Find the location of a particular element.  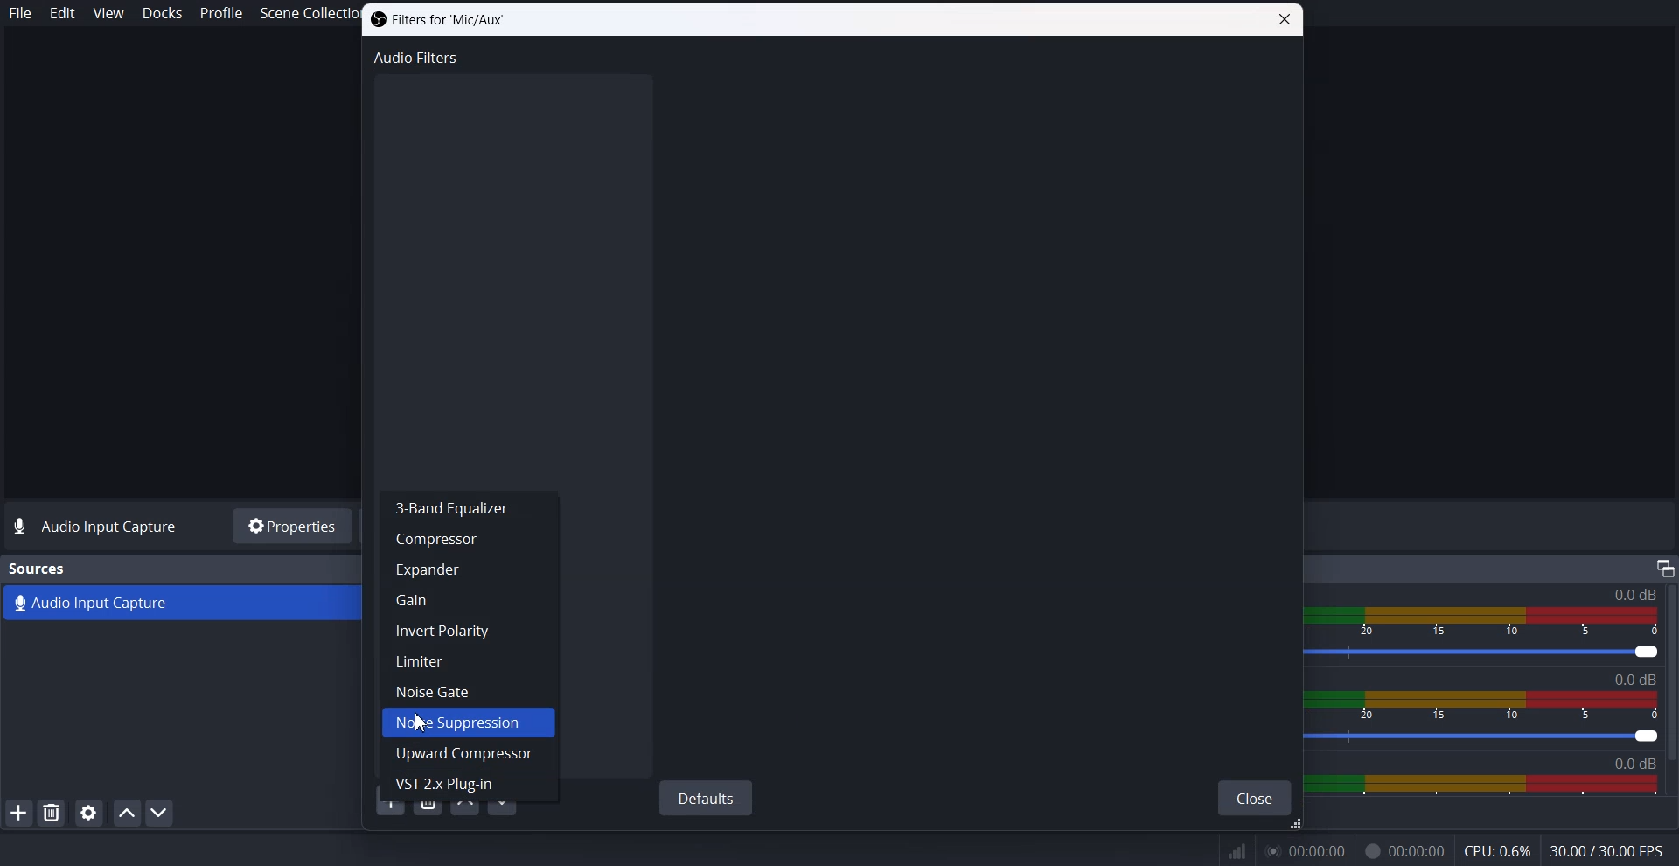

View is located at coordinates (108, 12).